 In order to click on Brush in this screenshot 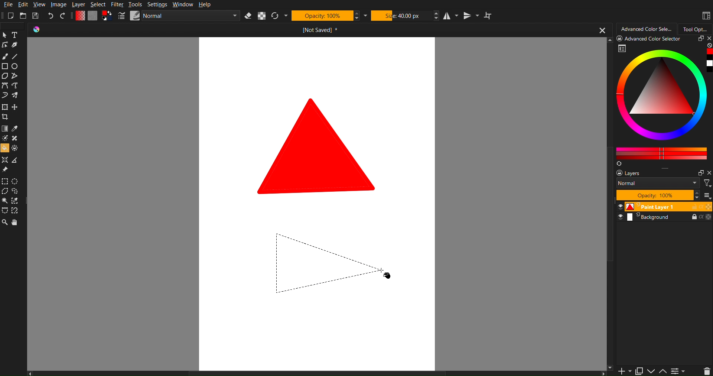, I will do `click(6, 55)`.